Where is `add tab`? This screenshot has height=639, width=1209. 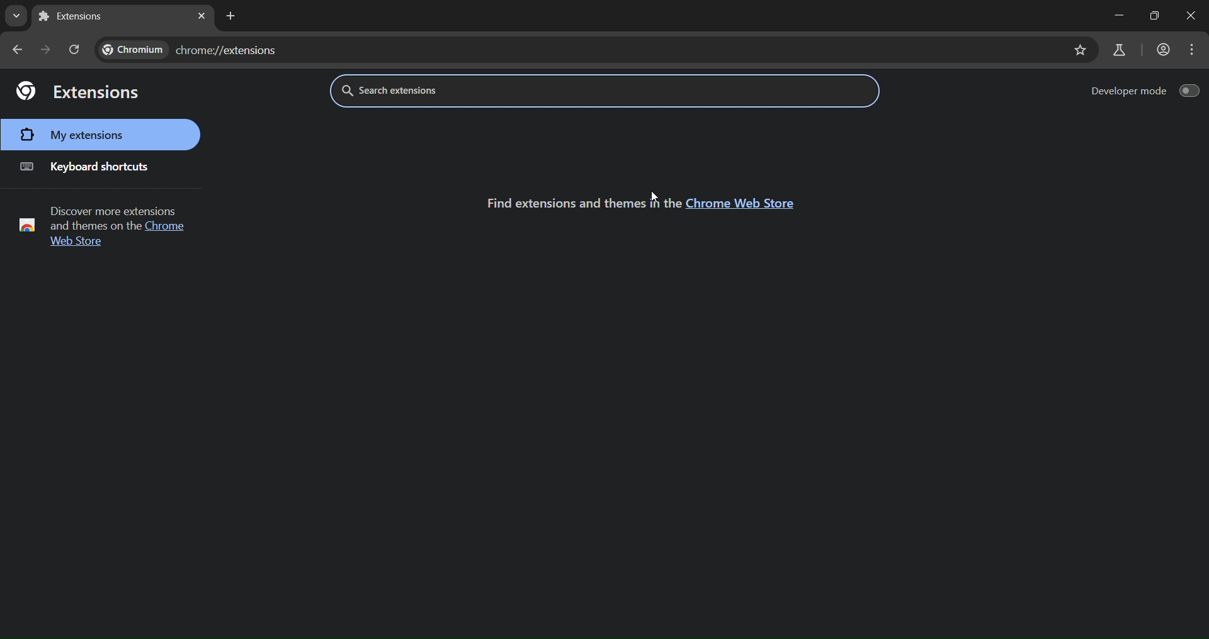 add tab is located at coordinates (232, 16).